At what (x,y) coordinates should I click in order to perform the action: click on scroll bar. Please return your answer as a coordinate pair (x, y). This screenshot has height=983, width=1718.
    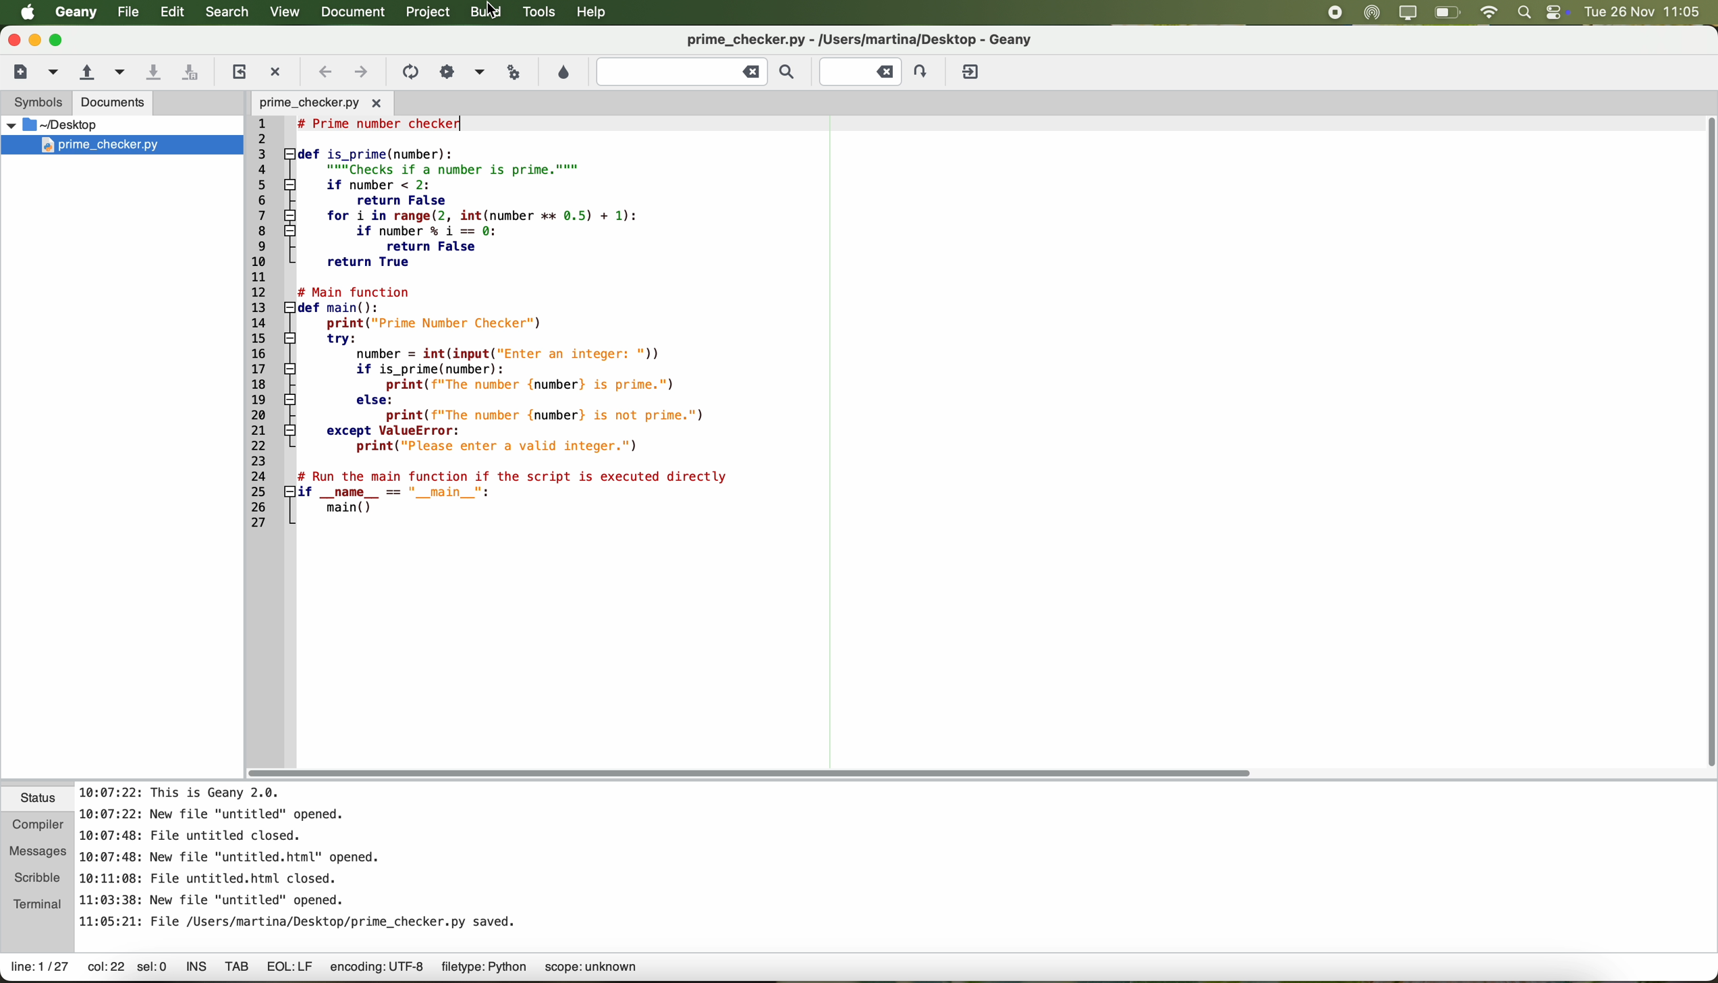
    Looking at the image, I should click on (758, 772).